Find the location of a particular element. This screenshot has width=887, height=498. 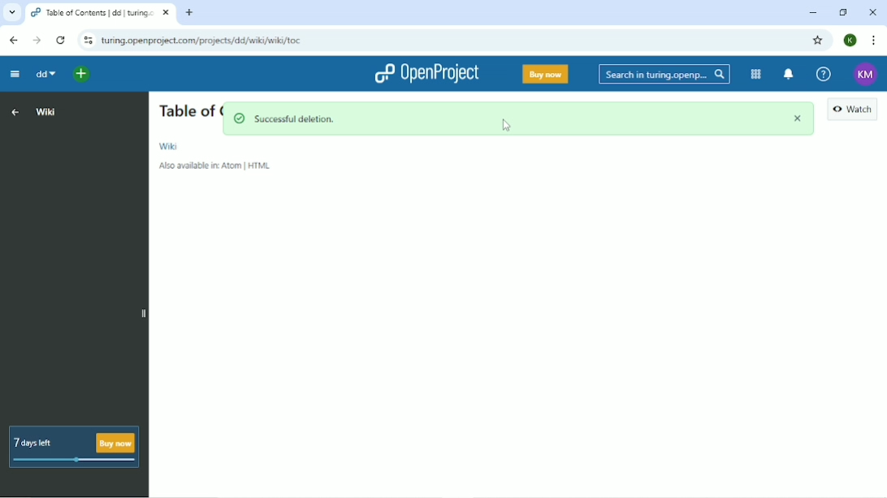

Wiki is located at coordinates (45, 112).